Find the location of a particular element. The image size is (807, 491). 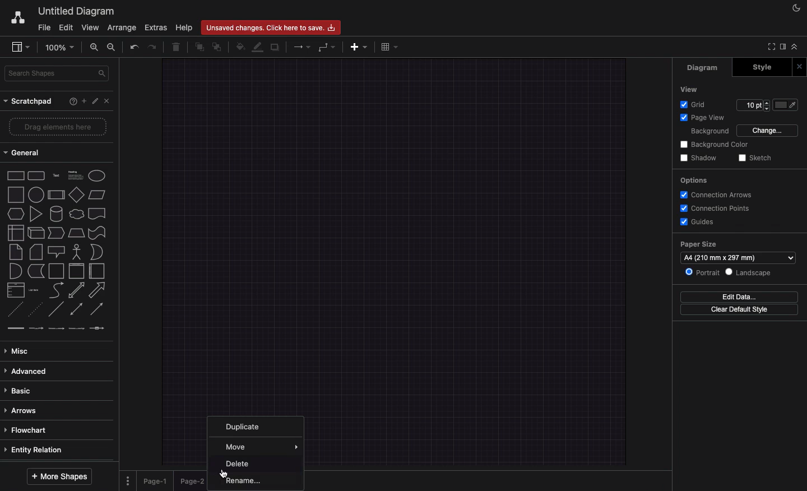

Draw.io is located at coordinates (15, 17).